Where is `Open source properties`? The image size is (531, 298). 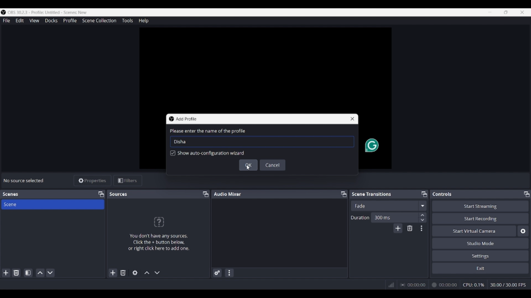
Open source properties is located at coordinates (135, 273).